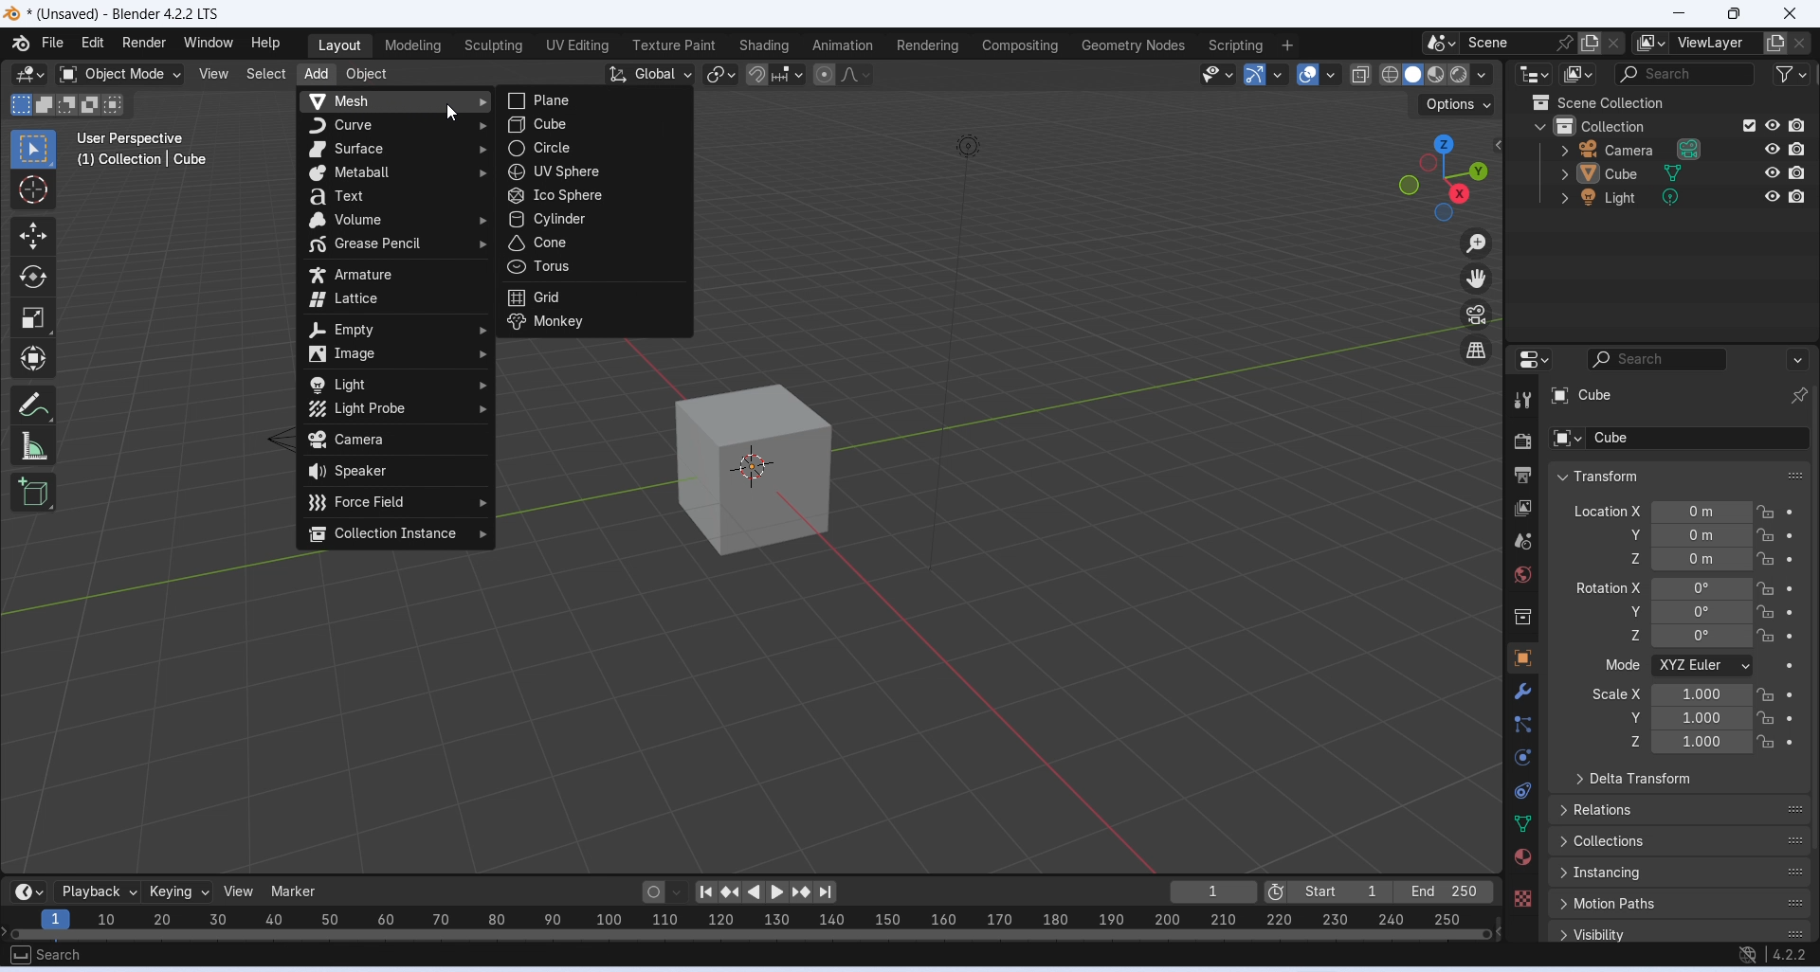  Describe the element at coordinates (1523, 509) in the screenshot. I see `view layer` at that location.